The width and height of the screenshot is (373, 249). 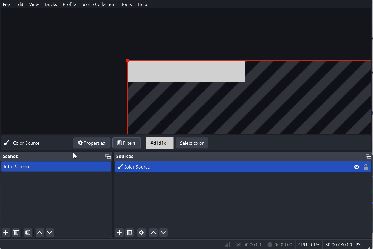 What do you see at coordinates (164, 233) in the screenshot?
I see `Move Source Down` at bounding box center [164, 233].